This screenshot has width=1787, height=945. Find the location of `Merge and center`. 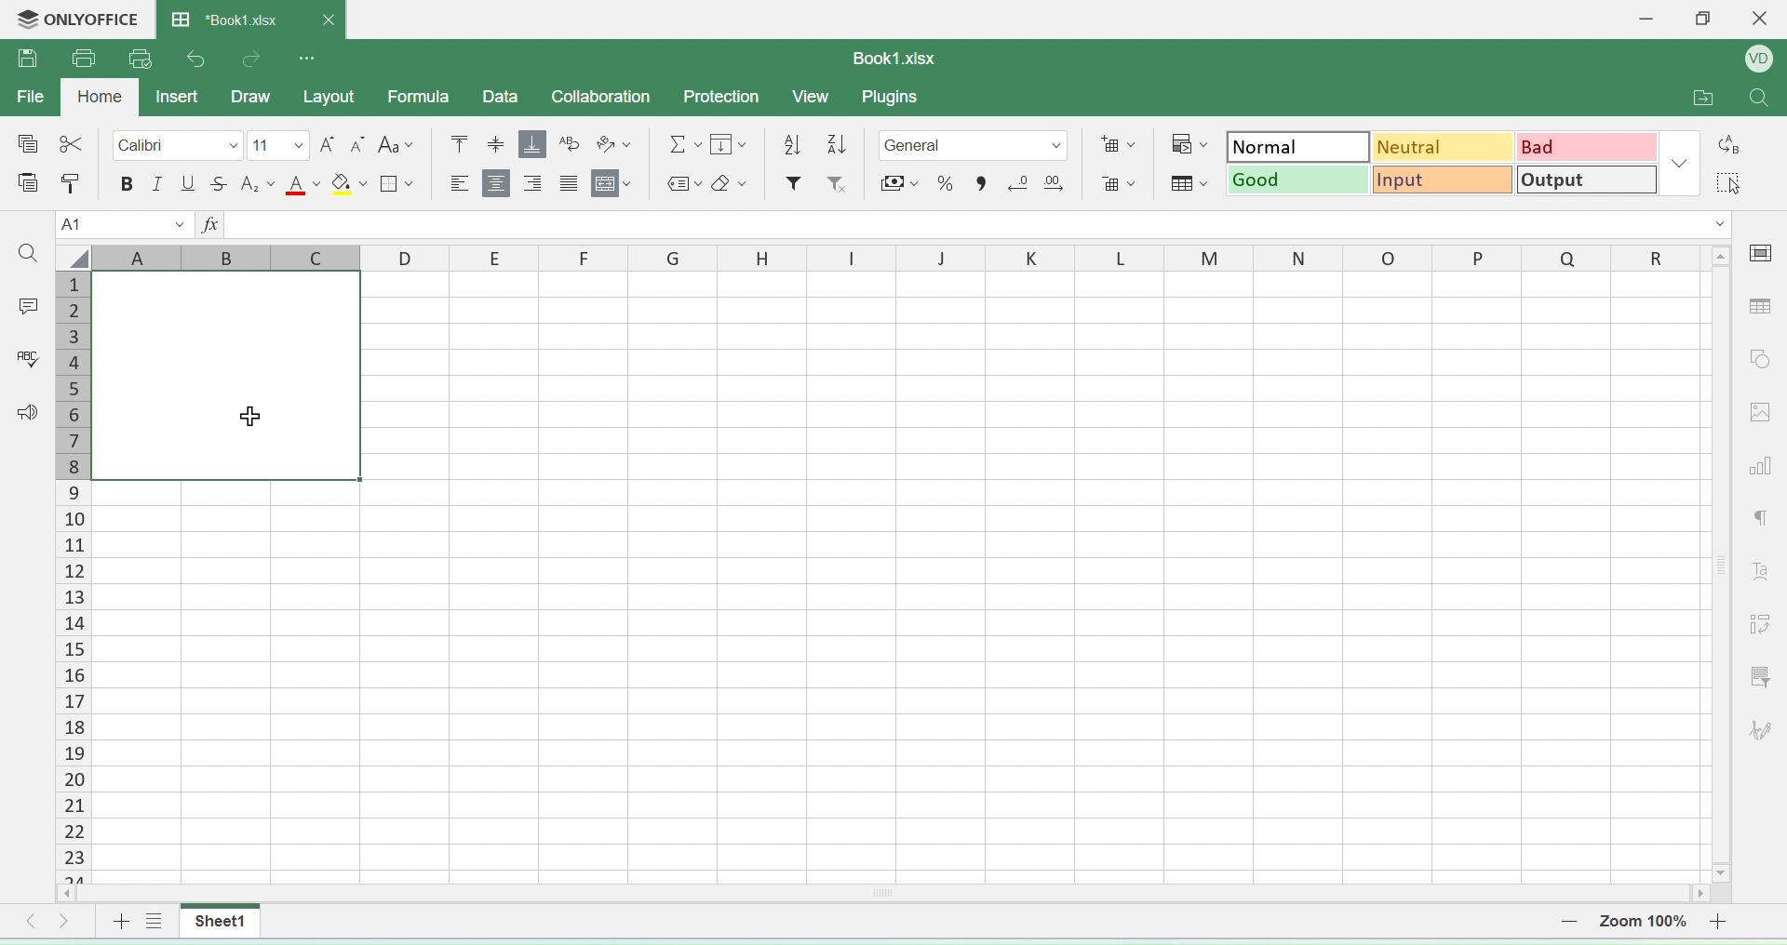

Merge and center is located at coordinates (611, 187).